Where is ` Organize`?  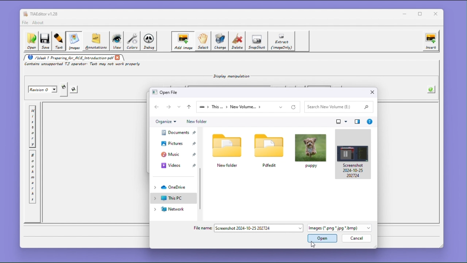  Organize is located at coordinates (166, 122).